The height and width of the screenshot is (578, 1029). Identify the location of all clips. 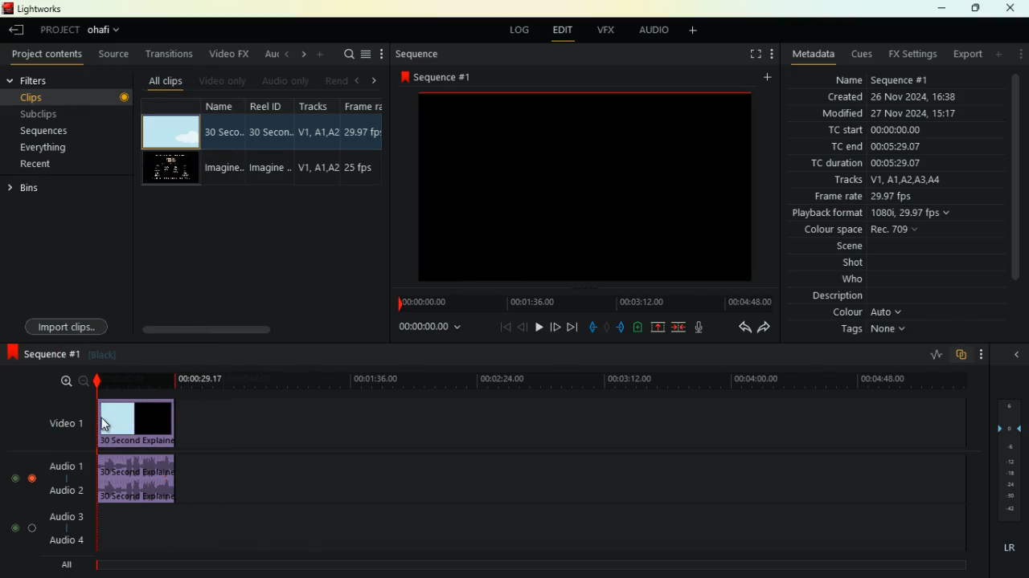
(169, 81).